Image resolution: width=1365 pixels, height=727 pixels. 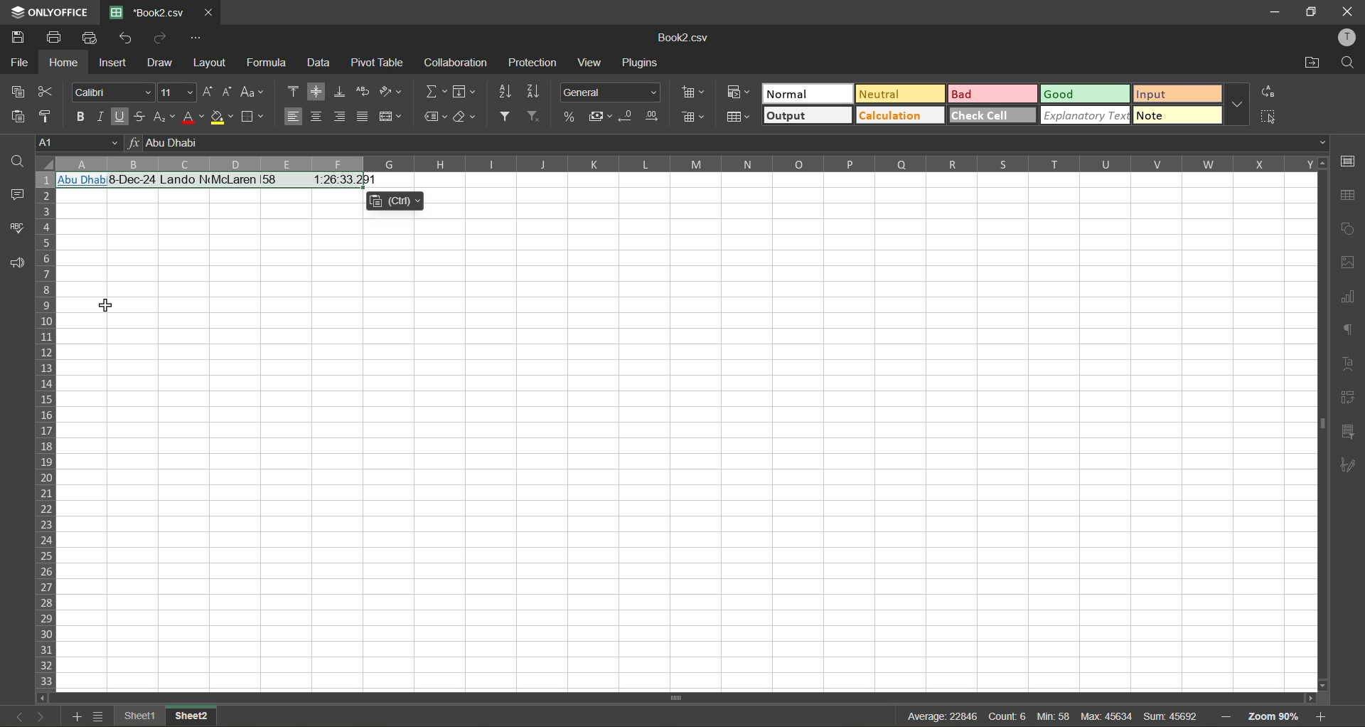 What do you see at coordinates (729, 143) in the screenshot?
I see `formula bar` at bounding box center [729, 143].